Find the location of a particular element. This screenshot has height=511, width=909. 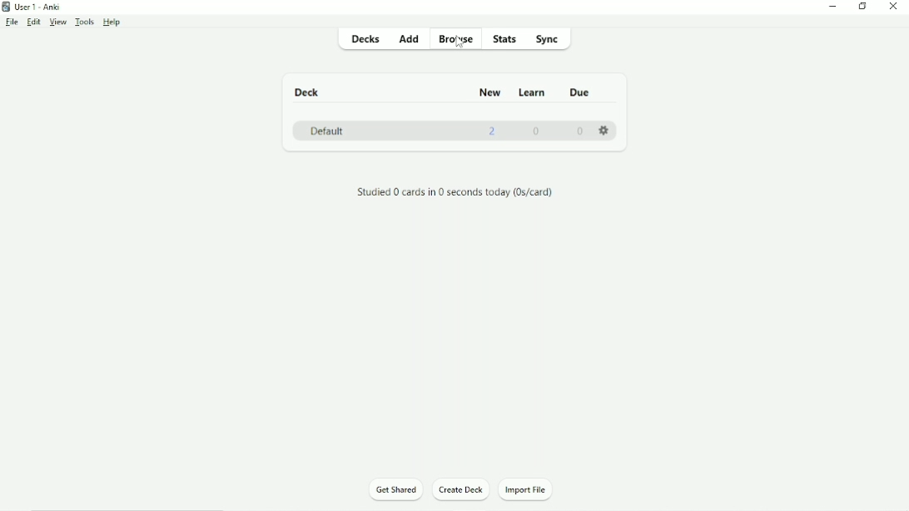

Deck is located at coordinates (307, 92).